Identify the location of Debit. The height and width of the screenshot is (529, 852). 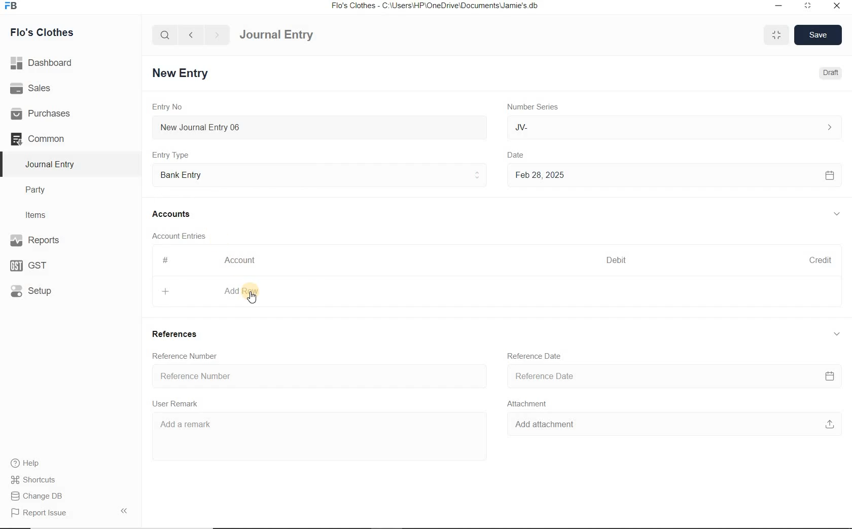
(617, 260).